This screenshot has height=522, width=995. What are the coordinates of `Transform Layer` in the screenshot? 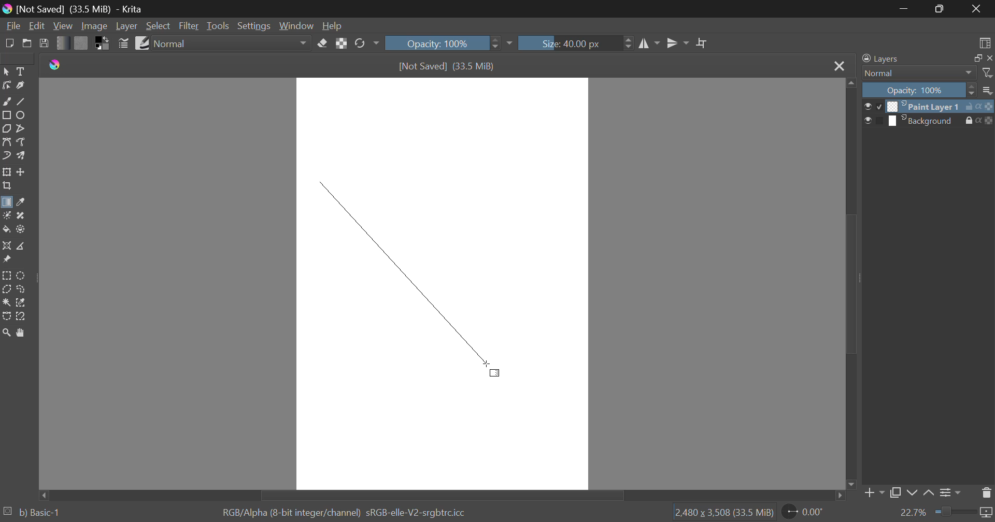 It's located at (6, 172).